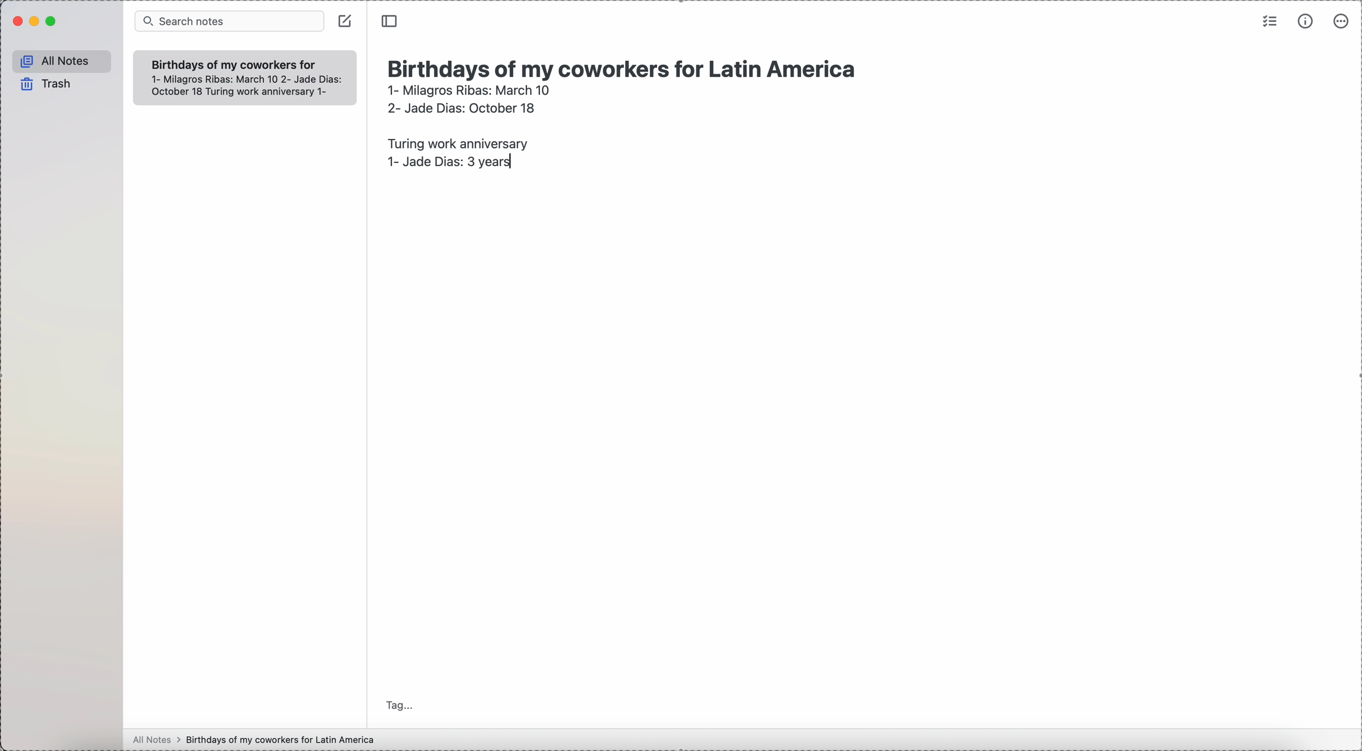 Image resolution: width=1362 pixels, height=751 pixels. Describe the element at coordinates (1268, 21) in the screenshot. I see `check list` at that location.